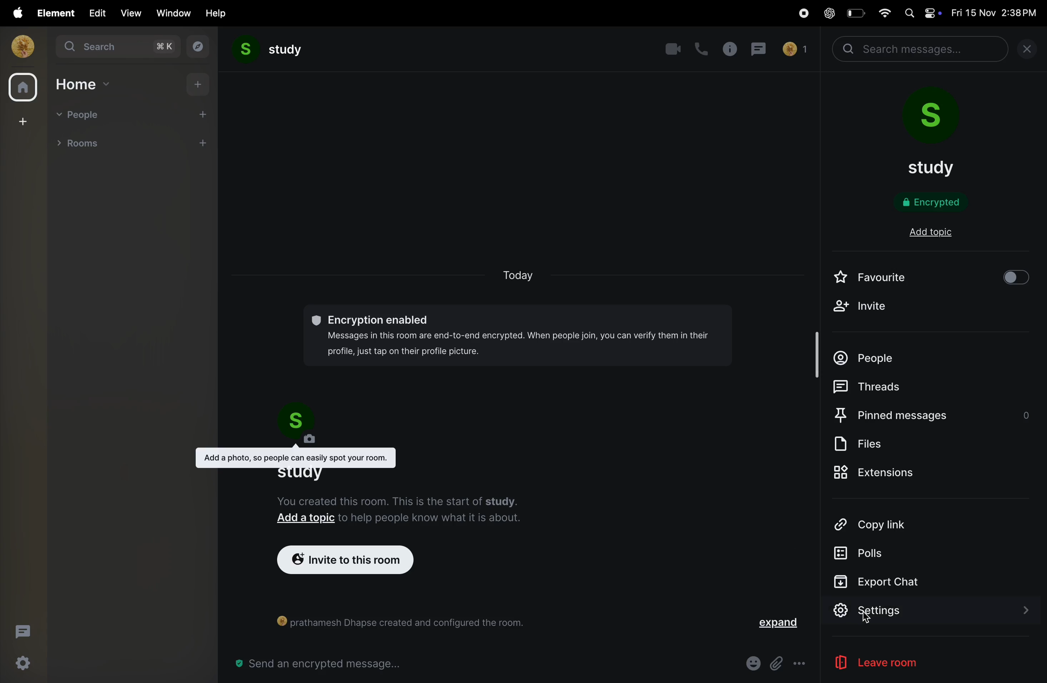  I want to click on study, so click(268, 51).